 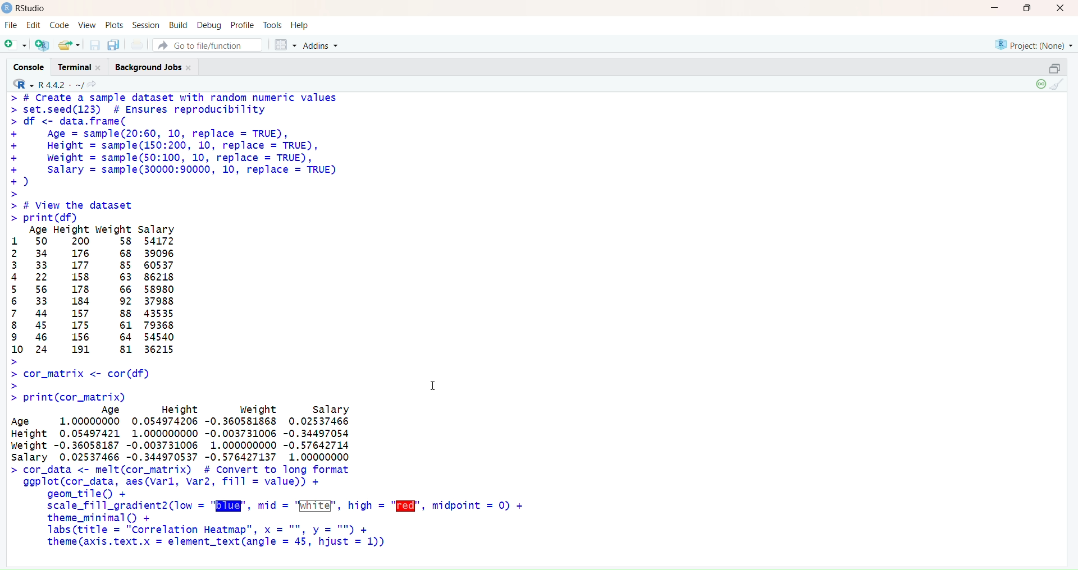 I want to click on Create a project, so click(x=40, y=44).